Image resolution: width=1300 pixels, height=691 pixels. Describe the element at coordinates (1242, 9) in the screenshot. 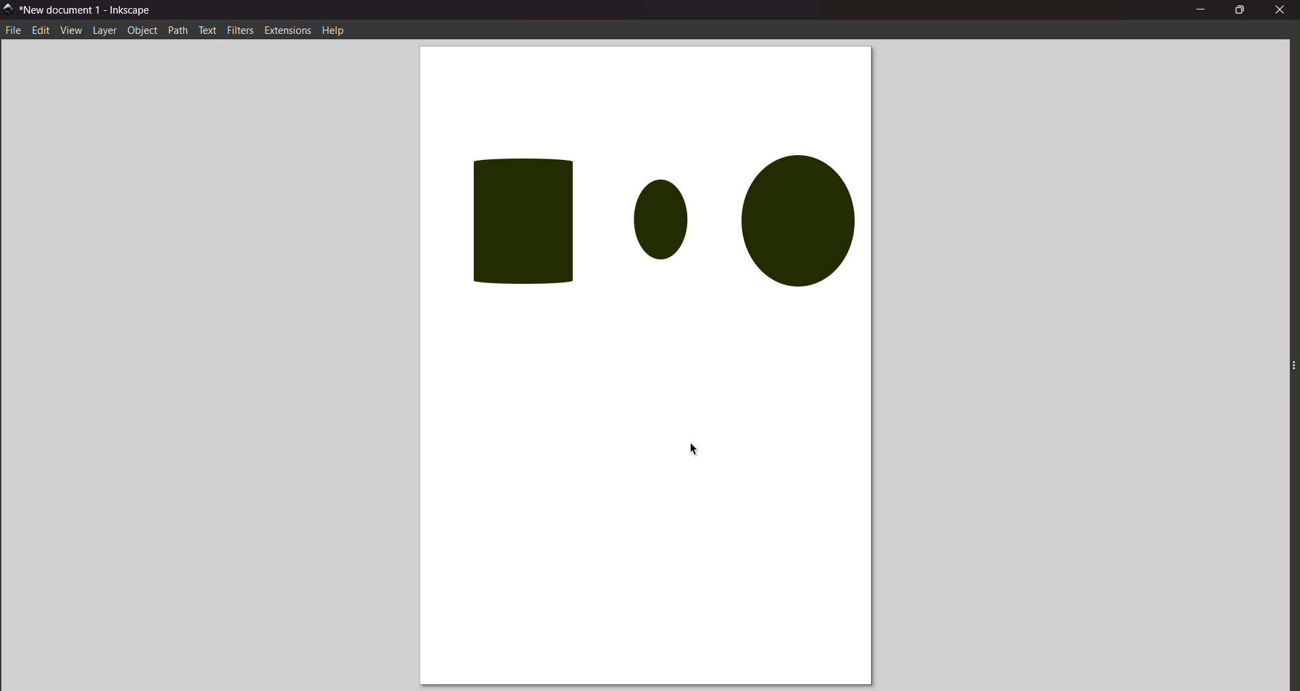

I see `maximize` at that location.